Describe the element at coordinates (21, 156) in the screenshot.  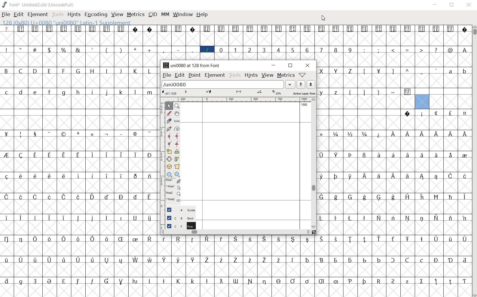
I see `glyph` at that location.